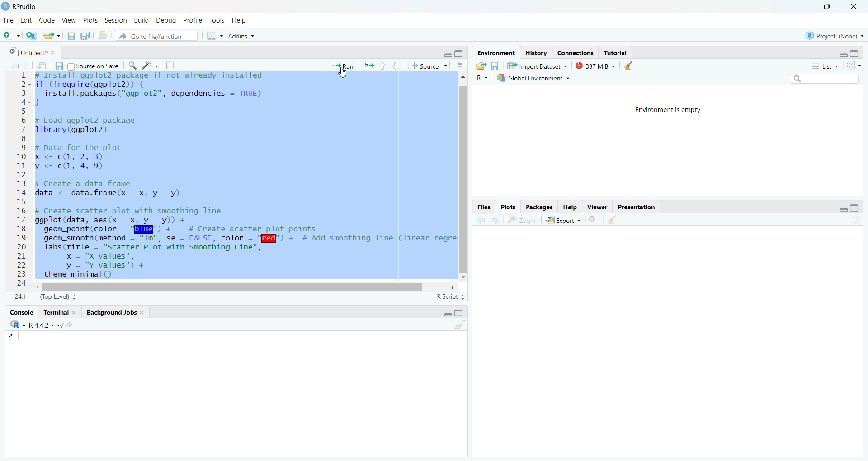 The width and height of the screenshot is (868, 461). Describe the element at coordinates (481, 220) in the screenshot. I see `go back` at that location.